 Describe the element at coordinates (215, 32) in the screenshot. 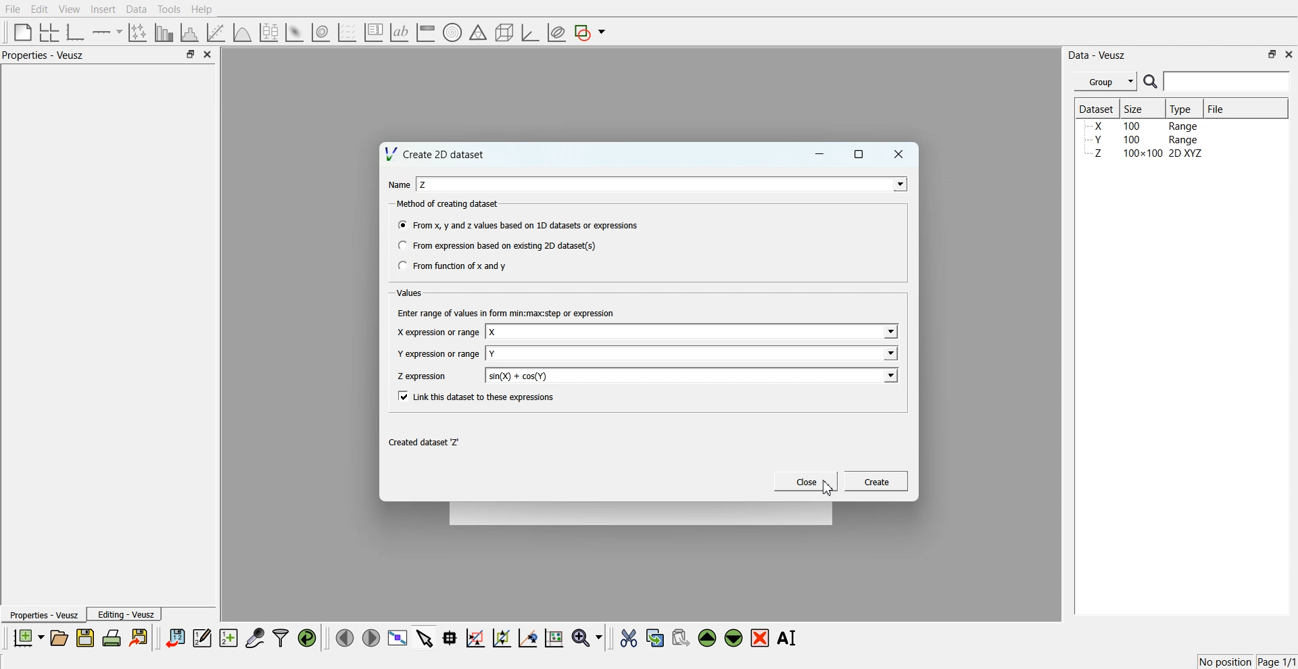

I see `Fit a function of data` at that location.